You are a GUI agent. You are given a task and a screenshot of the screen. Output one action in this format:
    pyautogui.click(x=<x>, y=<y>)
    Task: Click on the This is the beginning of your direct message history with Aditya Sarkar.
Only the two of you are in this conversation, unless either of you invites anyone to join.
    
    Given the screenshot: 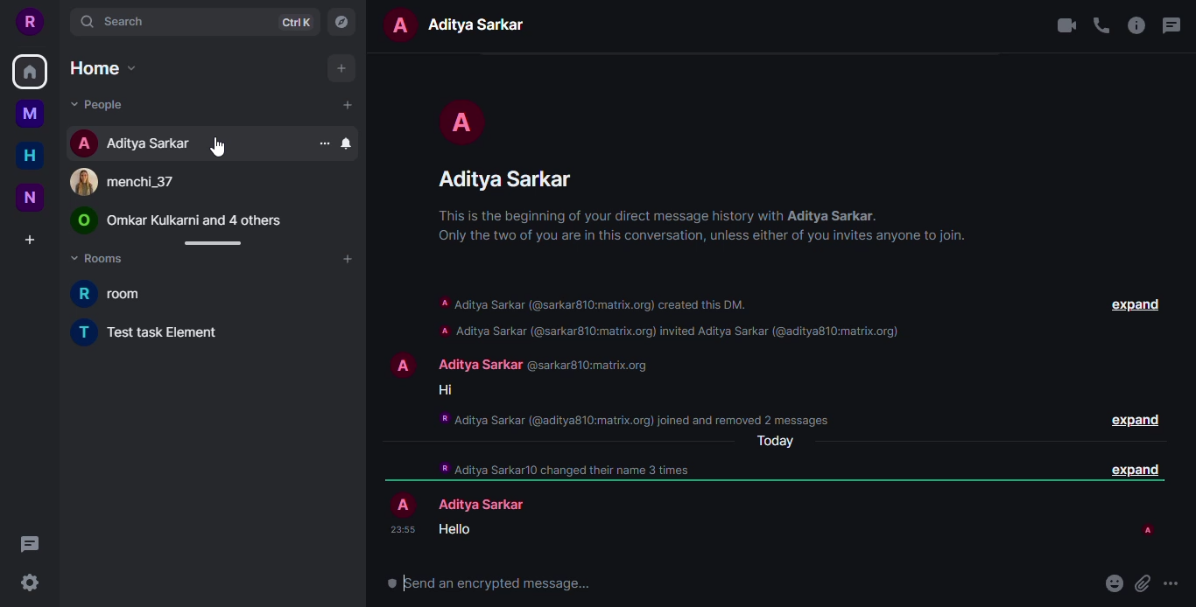 What is the action you would take?
    pyautogui.click(x=703, y=233)
    